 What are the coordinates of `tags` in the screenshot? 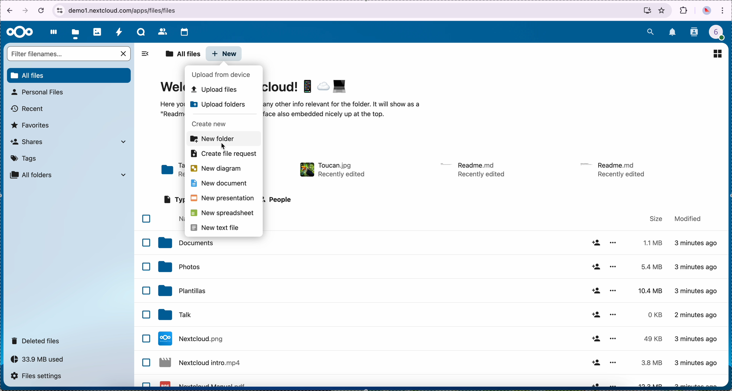 It's located at (24, 158).